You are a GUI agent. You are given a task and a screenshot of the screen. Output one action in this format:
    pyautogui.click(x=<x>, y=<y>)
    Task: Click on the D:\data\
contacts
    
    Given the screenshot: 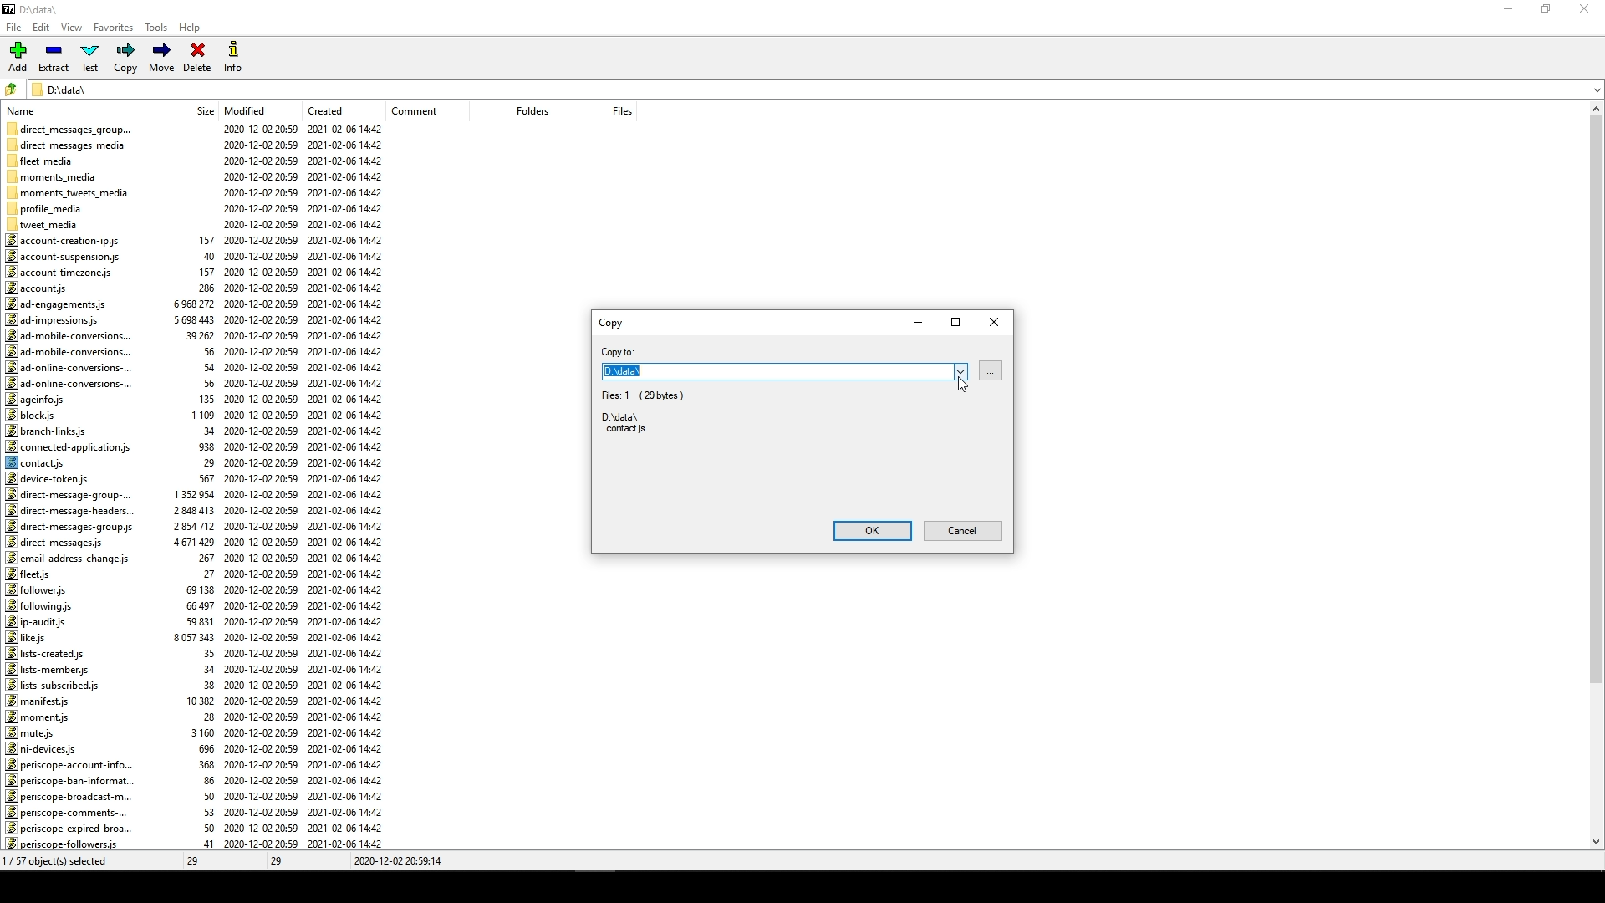 What is the action you would take?
    pyautogui.click(x=623, y=422)
    